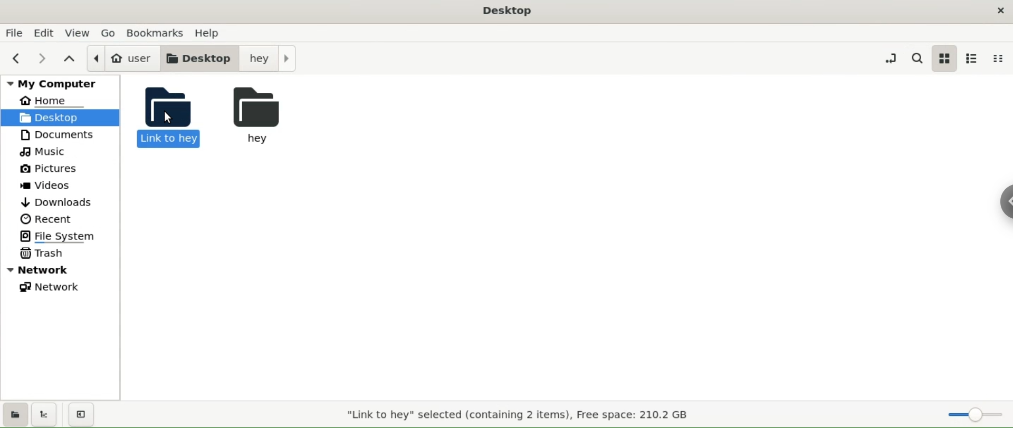  Describe the element at coordinates (973, 58) in the screenshot. I see `list view` at that location.